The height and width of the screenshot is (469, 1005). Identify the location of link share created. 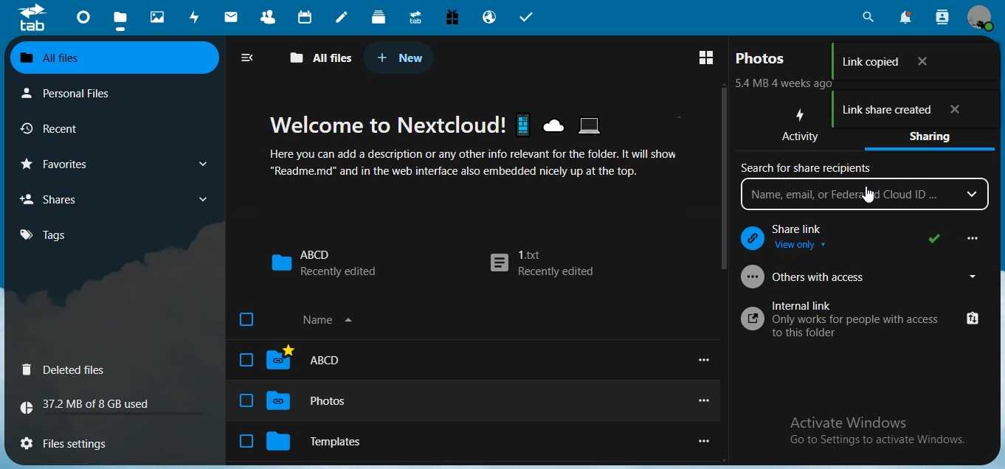
(914, 111).